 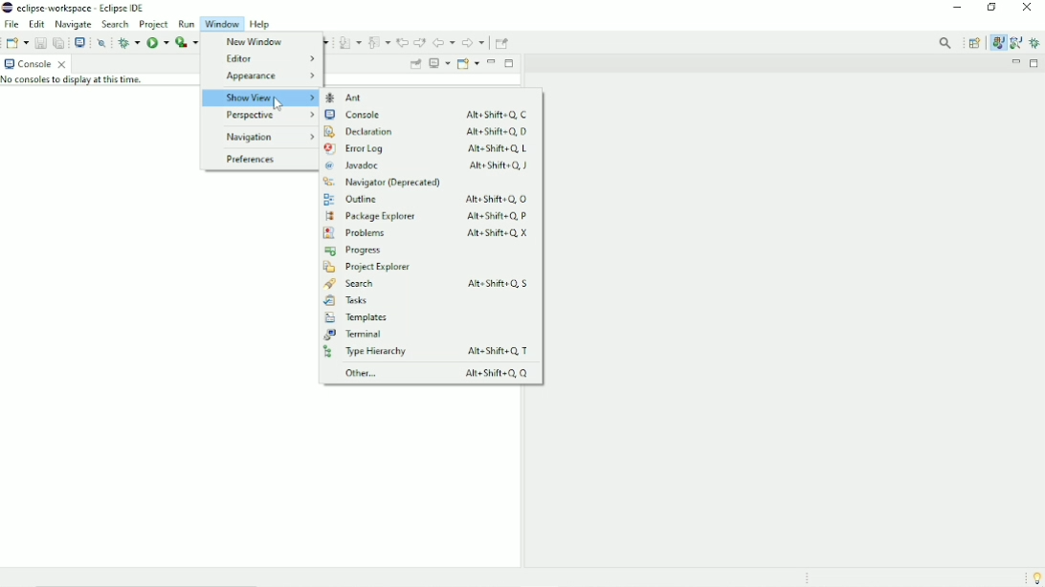 I want to click on Ant, so click(x=353, y=98).